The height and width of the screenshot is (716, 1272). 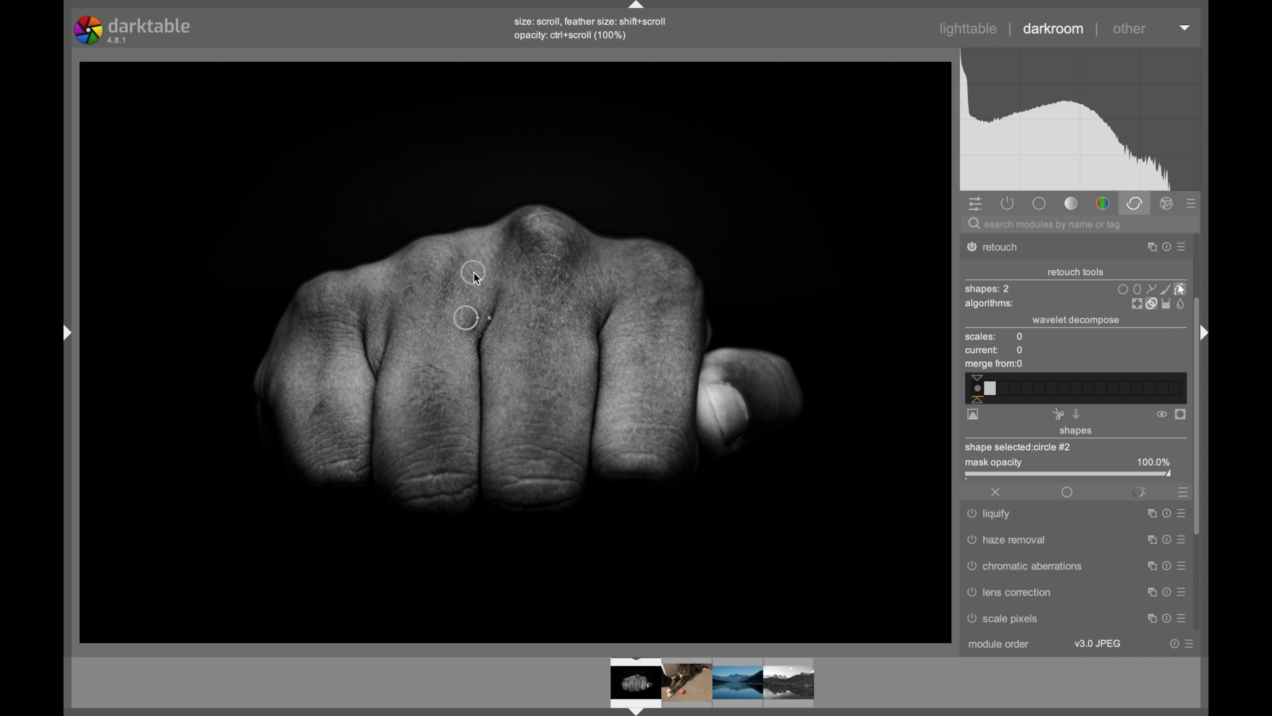 I want to click on maximize, so click(x=1147, y=540).